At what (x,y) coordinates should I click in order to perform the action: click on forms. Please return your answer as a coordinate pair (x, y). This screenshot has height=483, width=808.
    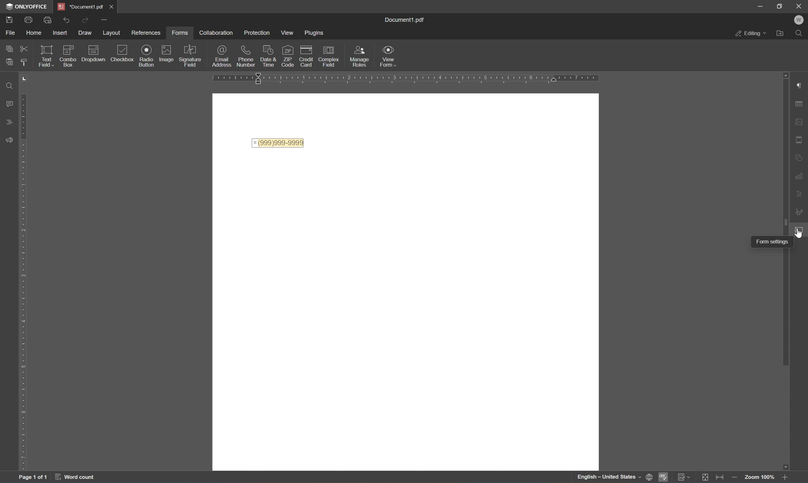
    Looking at the image, I should click on (181, 33).